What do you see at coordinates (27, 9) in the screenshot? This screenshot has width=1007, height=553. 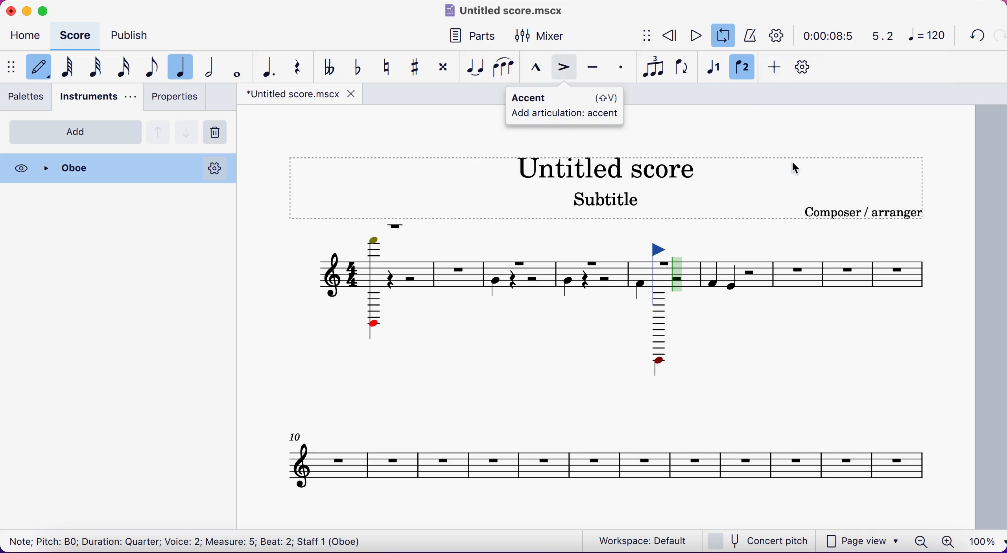 I see `minimize` at bounding box center [27, 9].